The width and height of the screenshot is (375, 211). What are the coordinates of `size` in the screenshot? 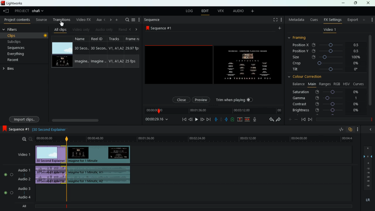 It's located at (327, 57).